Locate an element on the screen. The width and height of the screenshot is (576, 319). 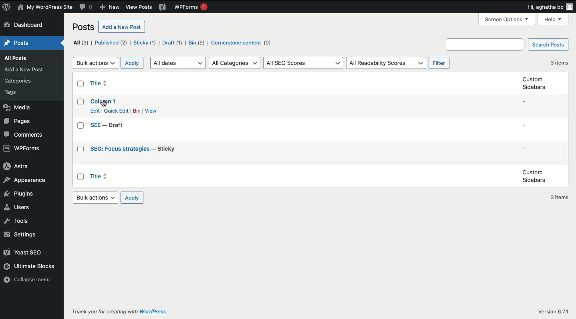
Title is located at coordinates (99, 176).